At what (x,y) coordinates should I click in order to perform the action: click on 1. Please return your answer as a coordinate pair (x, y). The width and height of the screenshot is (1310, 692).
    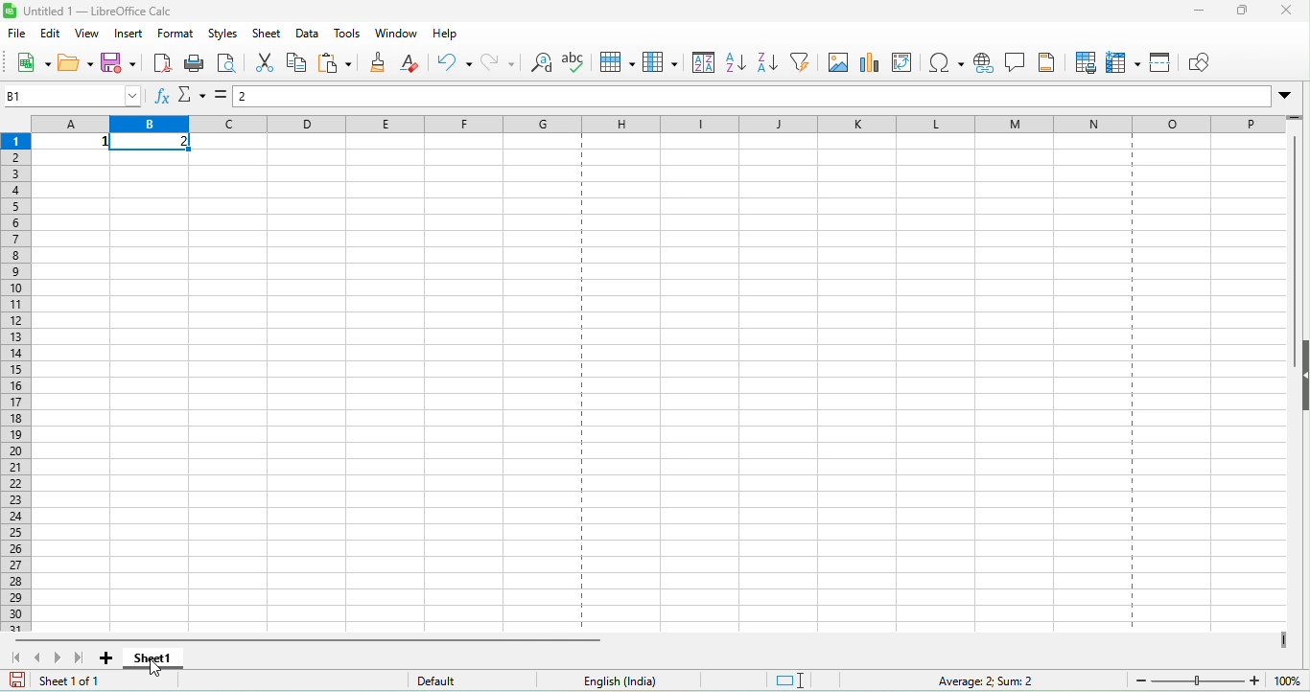
    Looking at the image, I should click on (73, 142).